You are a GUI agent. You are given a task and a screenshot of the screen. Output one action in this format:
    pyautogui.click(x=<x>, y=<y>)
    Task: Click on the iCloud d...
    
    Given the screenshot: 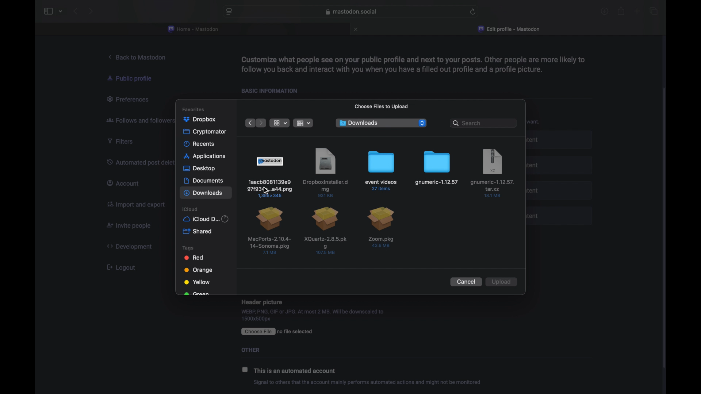 What is the action you would take?
    pyautogui.click(x=206, y=219)
    